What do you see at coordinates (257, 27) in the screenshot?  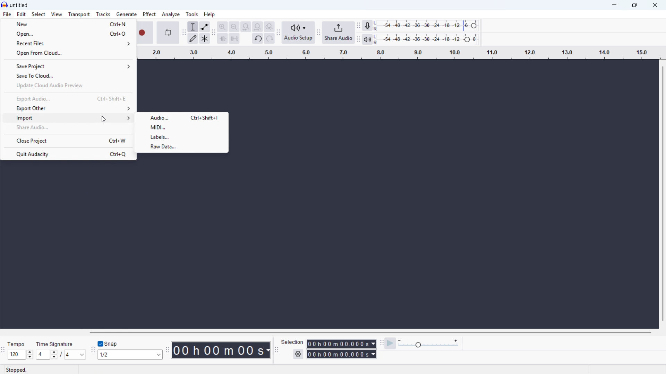 I see `` at bounding box center [257, 27].